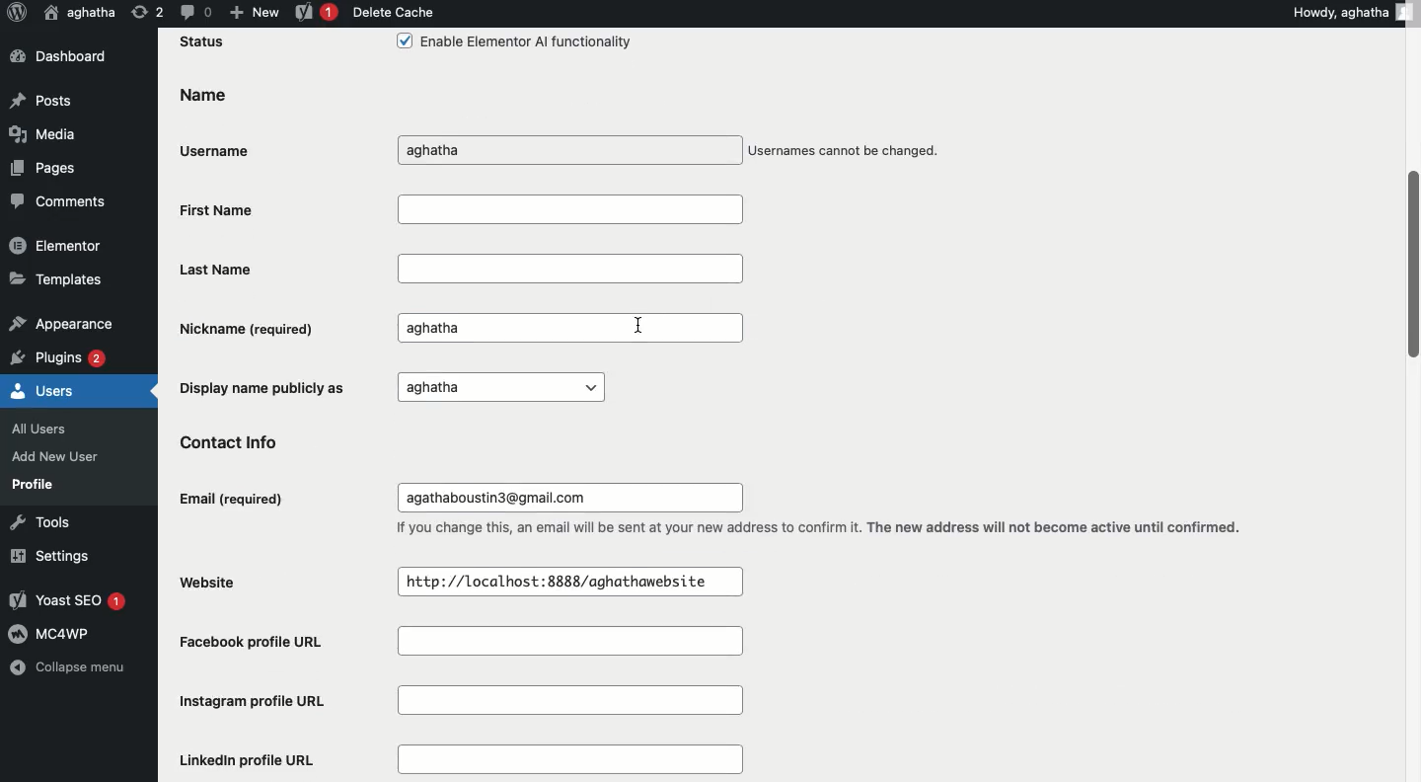 This screenshot has height=782, width=1421. Describe the element at coordinates (458, 581) in the screenshot. I see `Website` at that location.